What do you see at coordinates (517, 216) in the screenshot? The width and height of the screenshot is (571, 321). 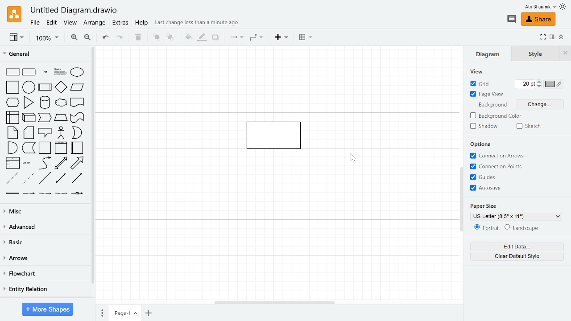 I see `Current paper size` at bounding box center [517, 216].